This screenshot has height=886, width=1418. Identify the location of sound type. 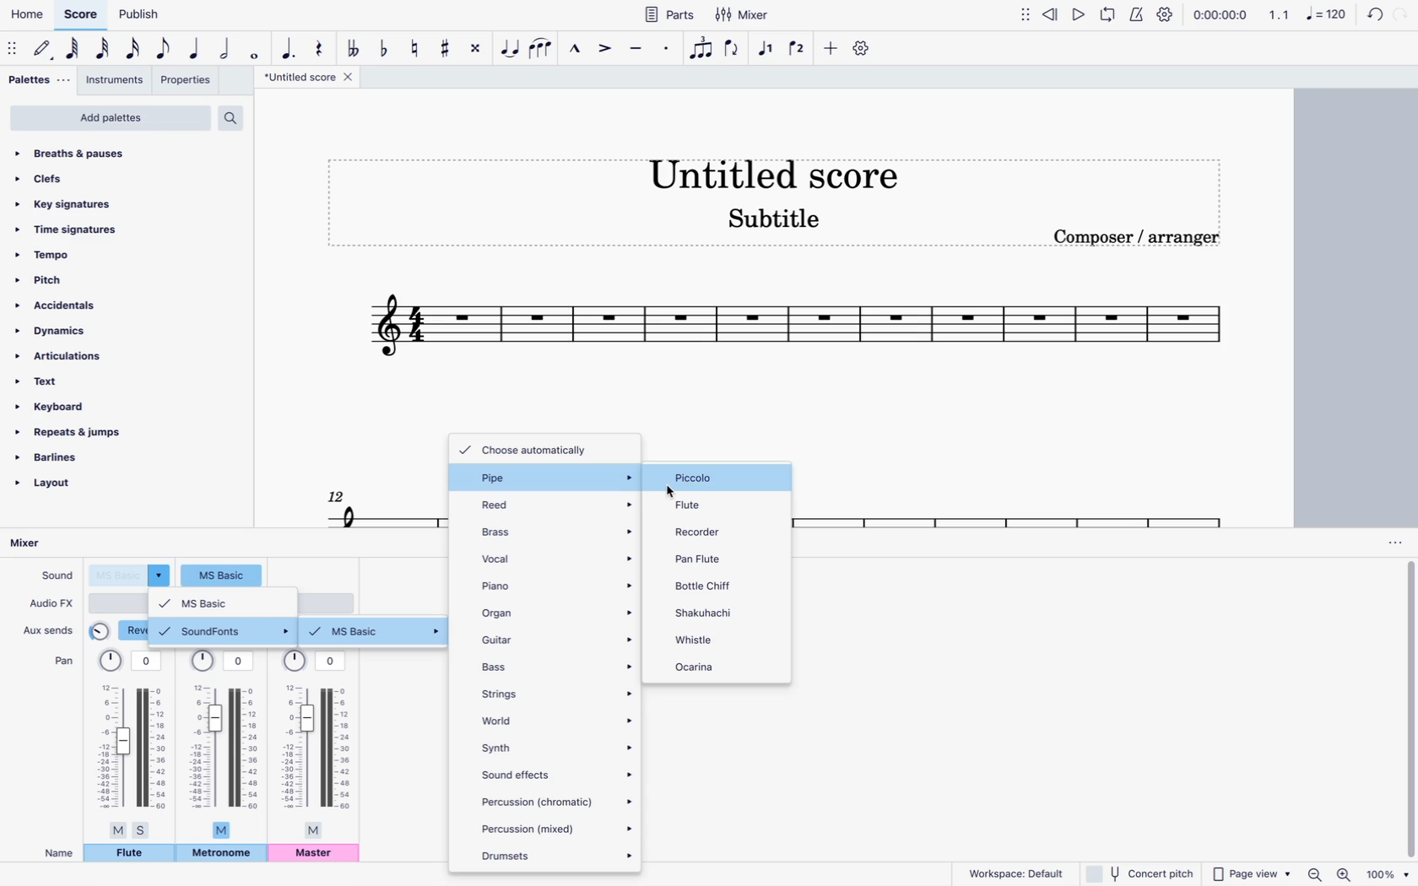
(222, 574).